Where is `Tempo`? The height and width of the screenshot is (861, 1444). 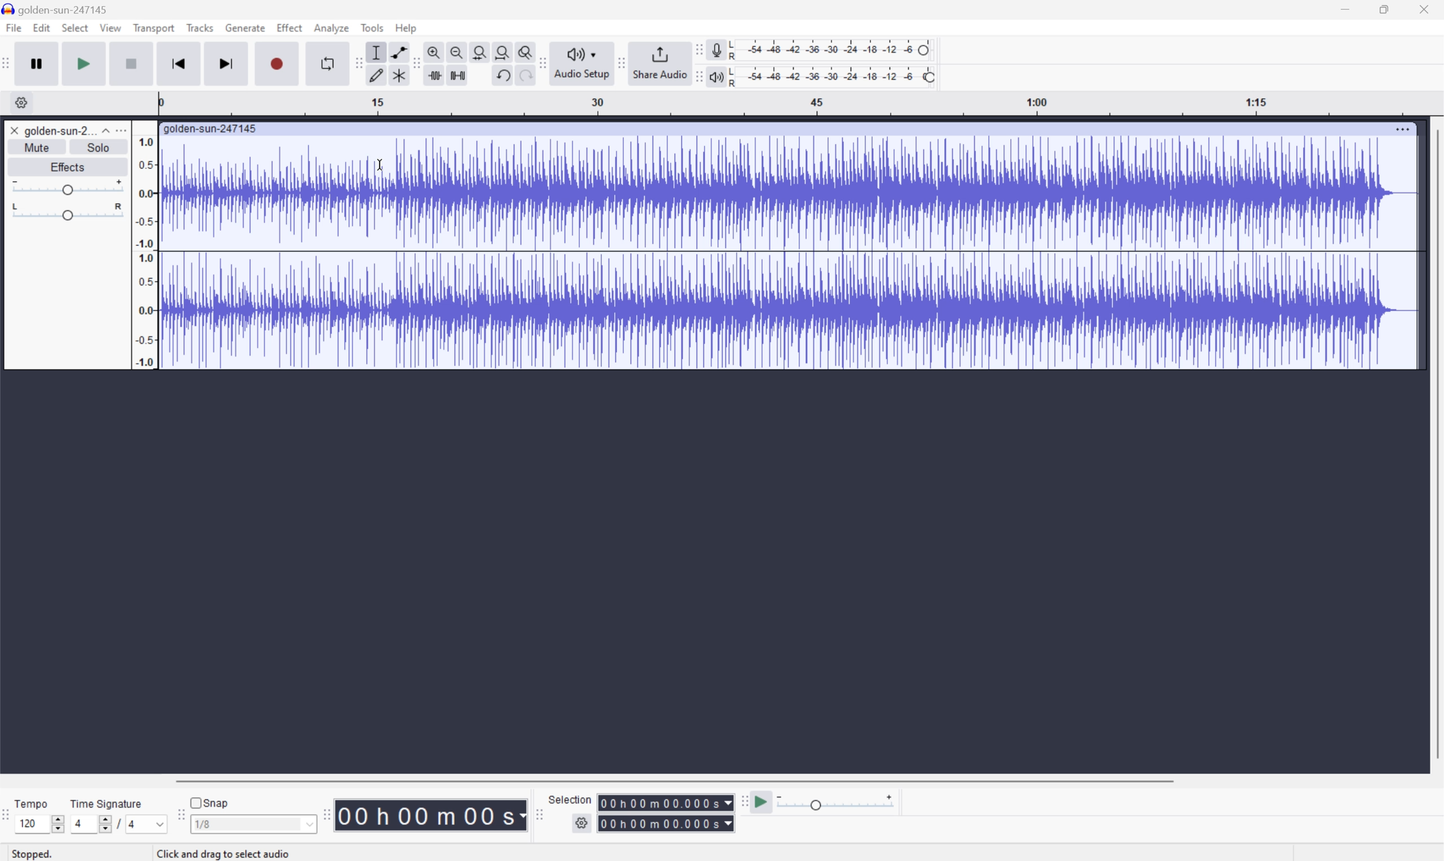
Tempo is located at coordinates (31, 803).